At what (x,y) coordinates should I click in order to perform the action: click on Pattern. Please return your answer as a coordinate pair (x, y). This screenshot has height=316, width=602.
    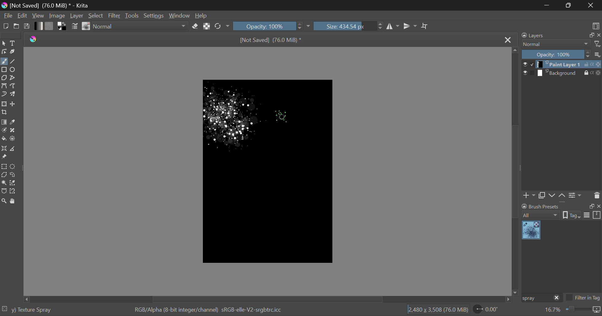
    Looking at the image, I should click on (50, 26).